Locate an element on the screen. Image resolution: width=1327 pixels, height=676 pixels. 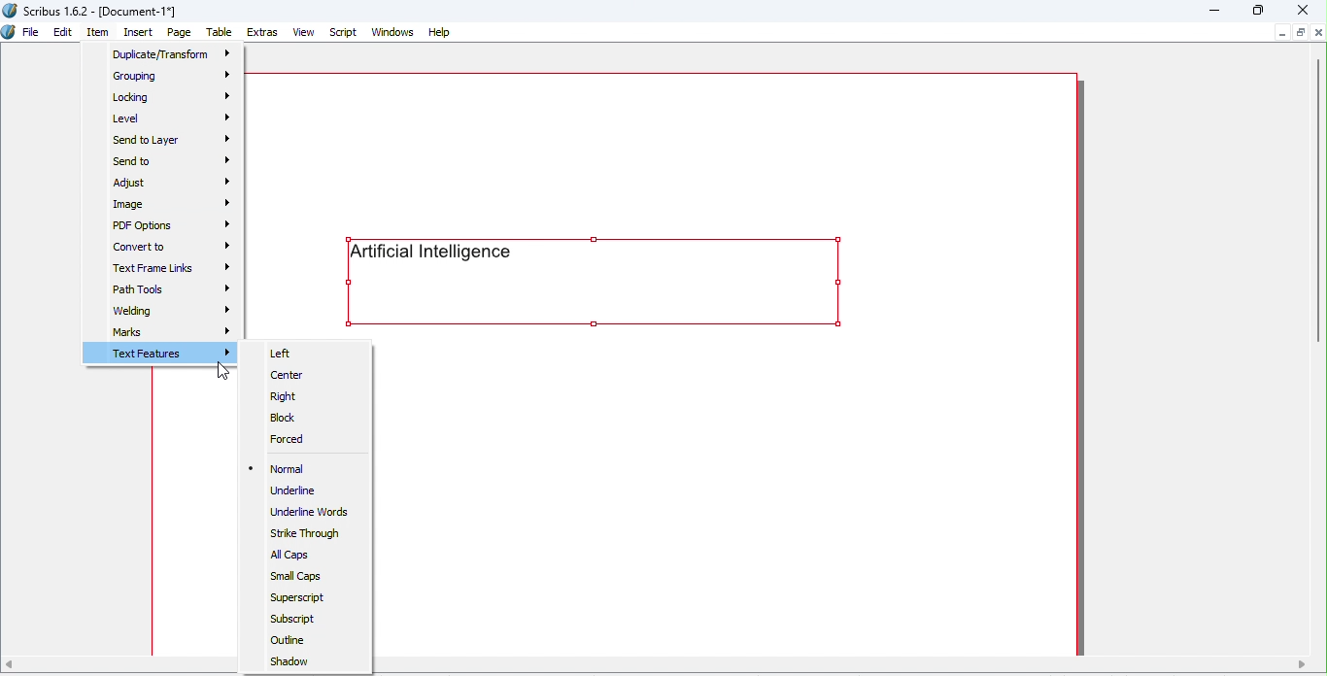
Subscript is located at coordinates (293, 621).